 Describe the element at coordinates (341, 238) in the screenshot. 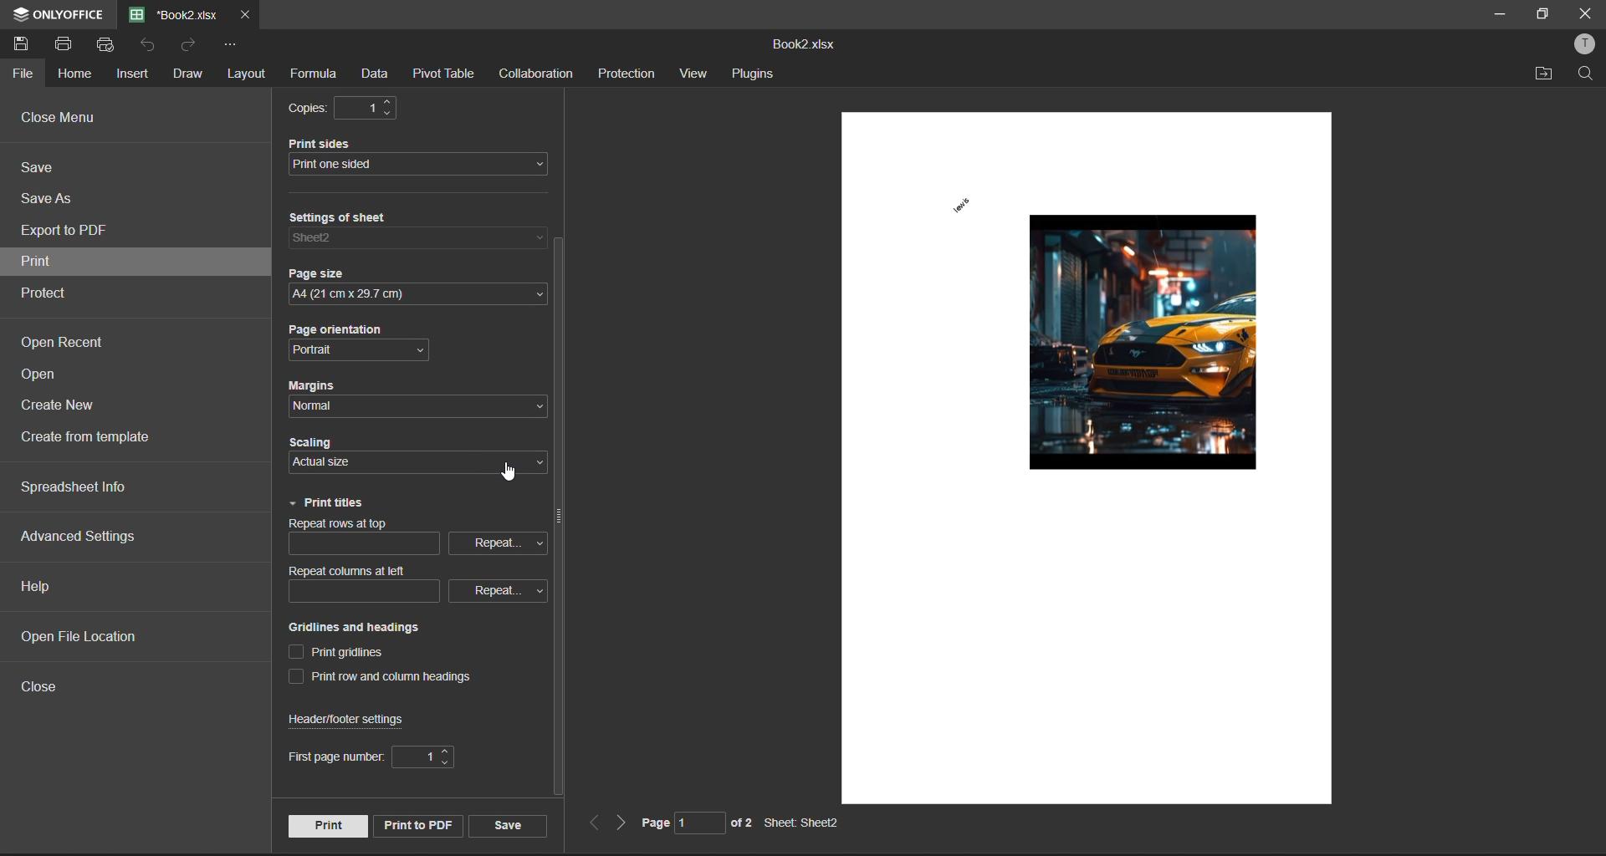

I see `sheet2` at that location.